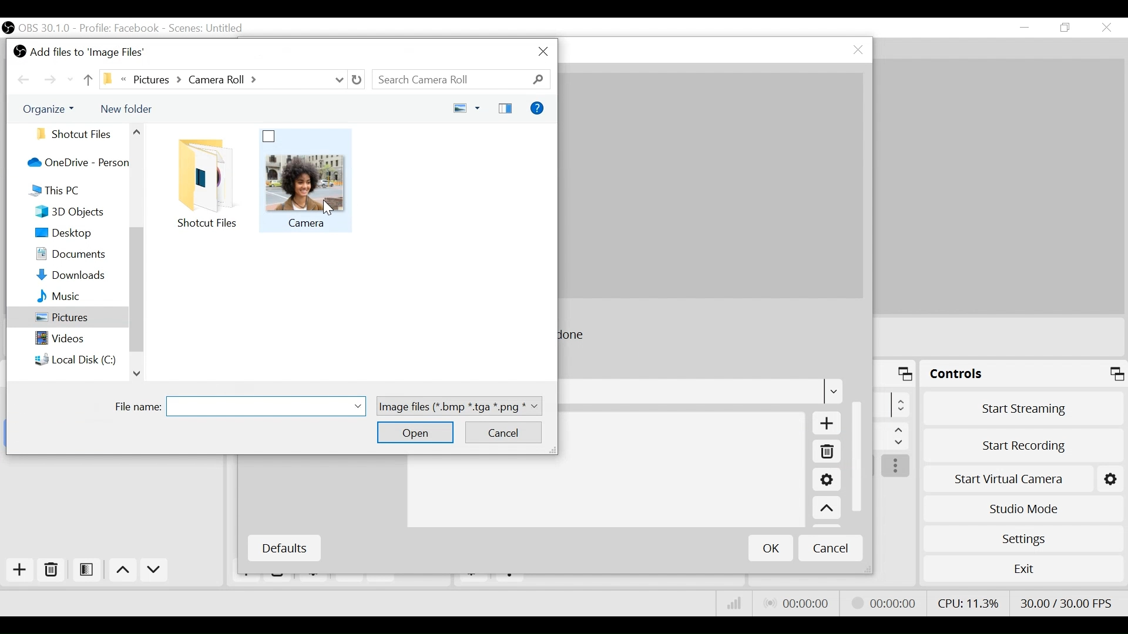 Image resolution: width=1128 pixels, height=634 pixels. I want to click on Folder, so click(78, 133).